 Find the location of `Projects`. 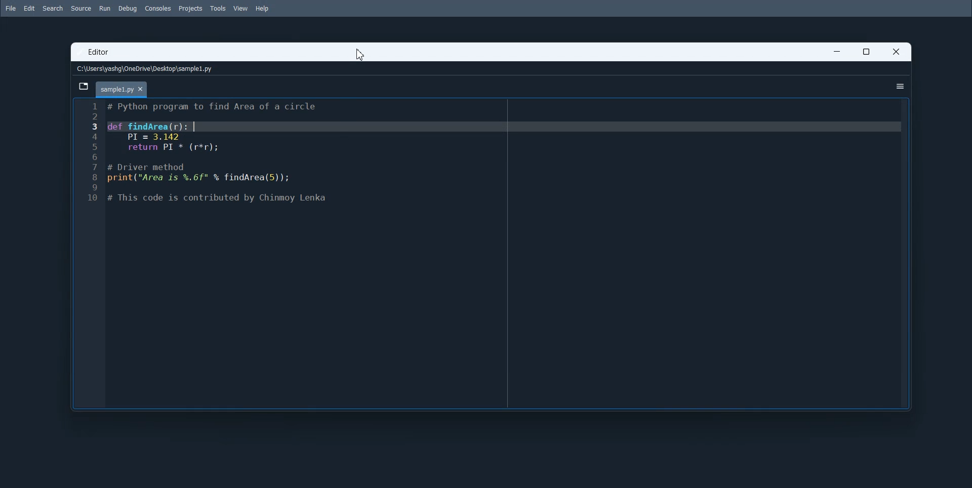

Projects is located at coordinates (191, 9).